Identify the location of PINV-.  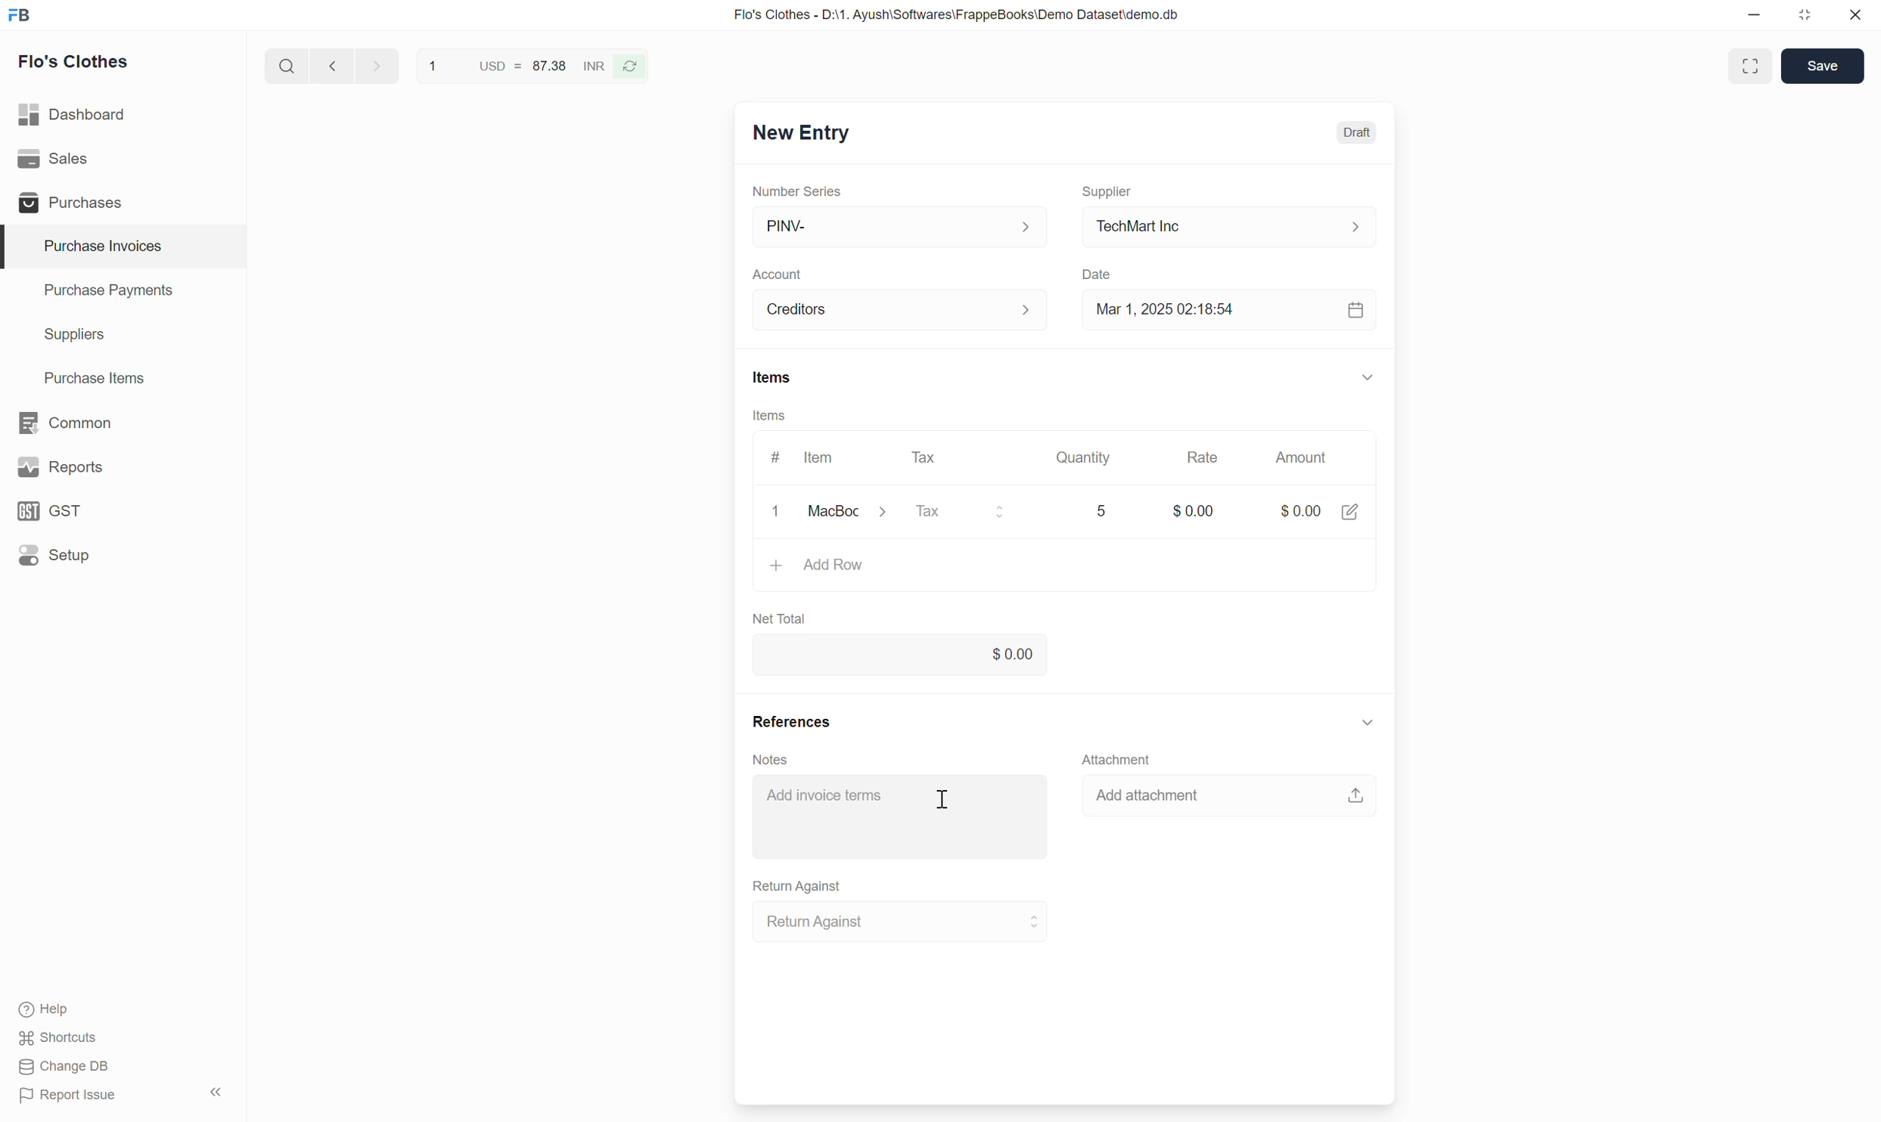
(899, 228).